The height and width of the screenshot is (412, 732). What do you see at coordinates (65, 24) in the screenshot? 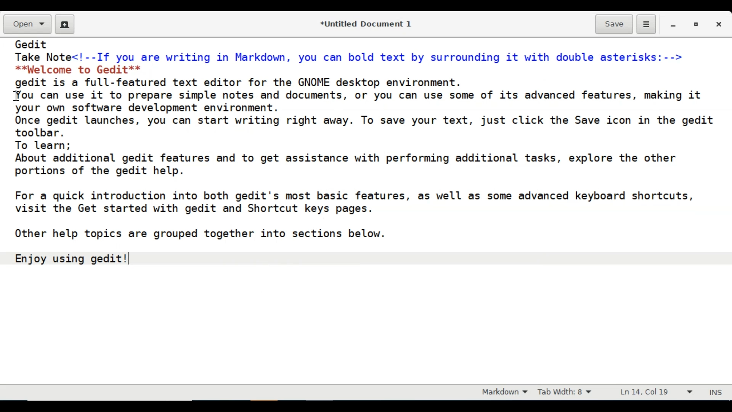
I see `New File` at bounding box center [65, 24].